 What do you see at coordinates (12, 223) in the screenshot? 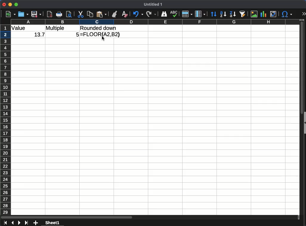
I see `previous sheet` at bounding box center [12, 223].